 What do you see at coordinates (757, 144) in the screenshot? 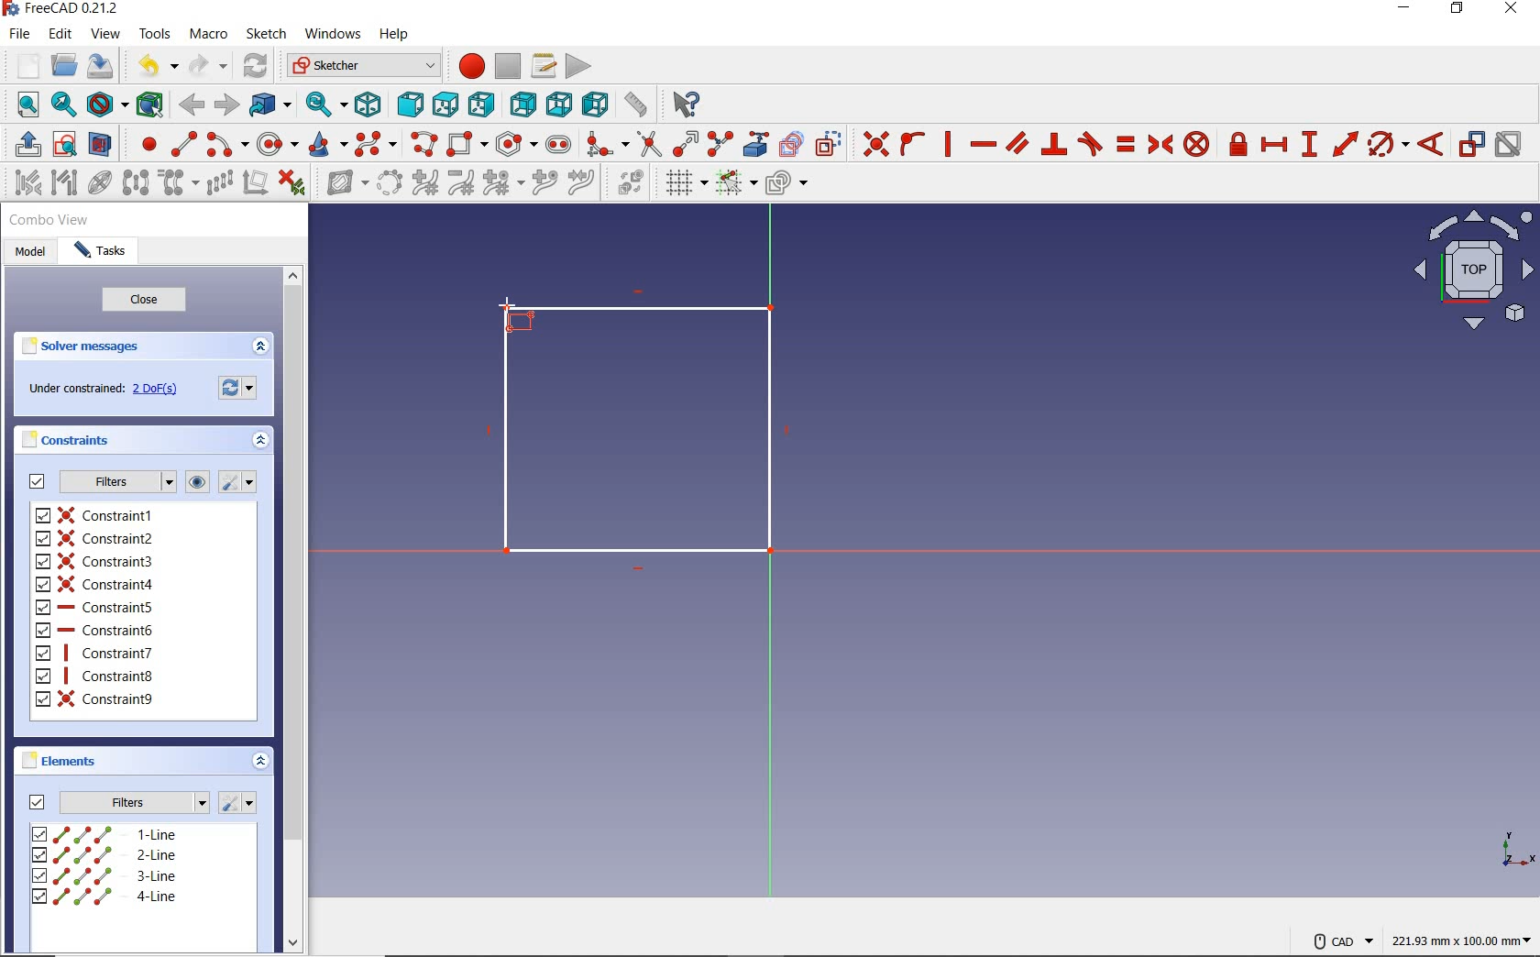
I see `create external geometry` at bounding box center [757, 144].